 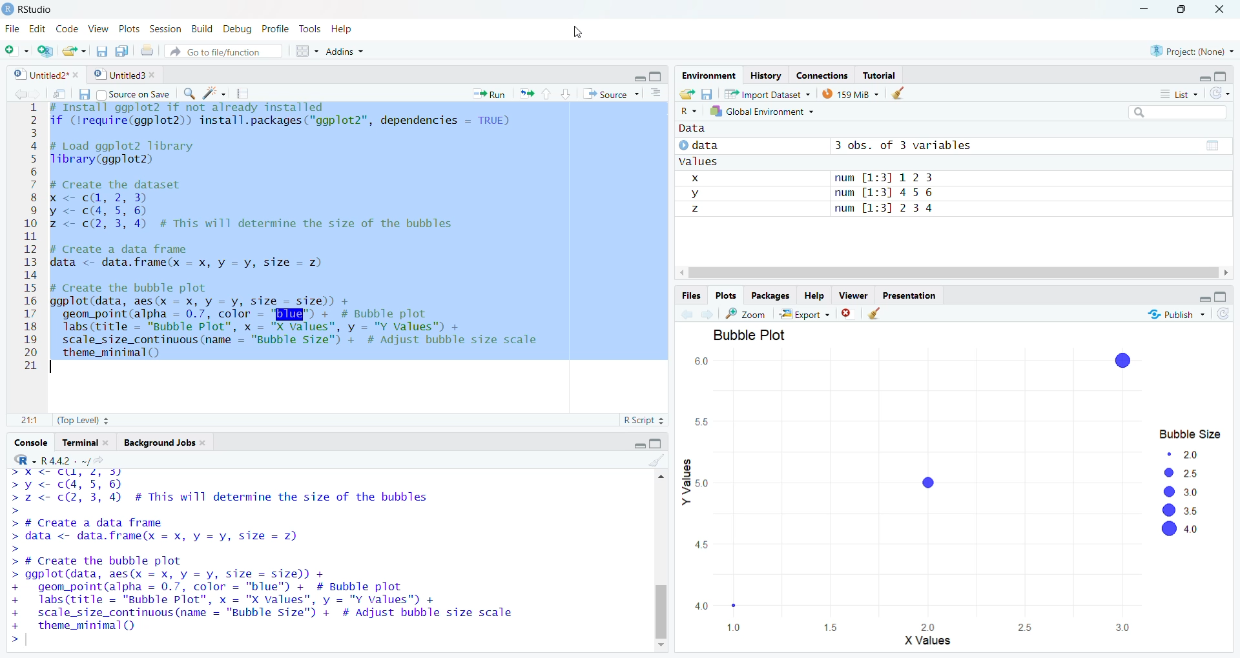 I want to click on workspaces panes, so click(x=304, y=51).